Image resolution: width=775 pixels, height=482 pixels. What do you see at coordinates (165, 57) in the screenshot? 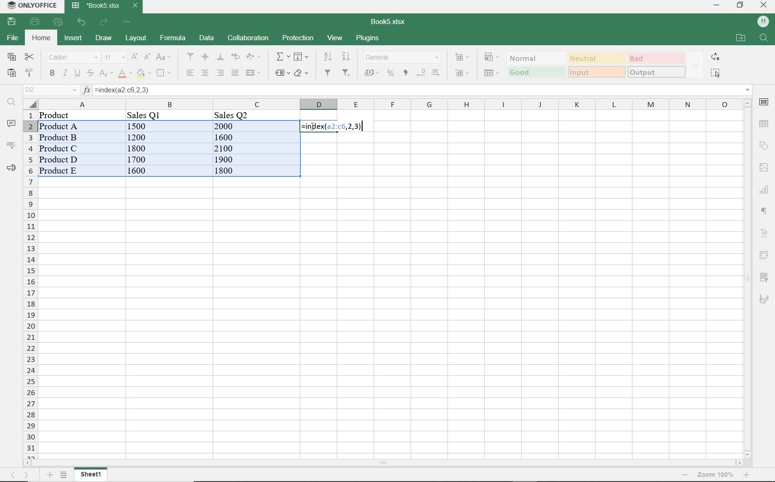
I see `change case` at bounding box center [165, 57].